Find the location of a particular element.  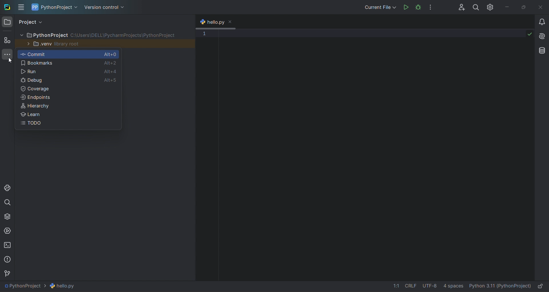

notifications is located at coordinates (542, 22).